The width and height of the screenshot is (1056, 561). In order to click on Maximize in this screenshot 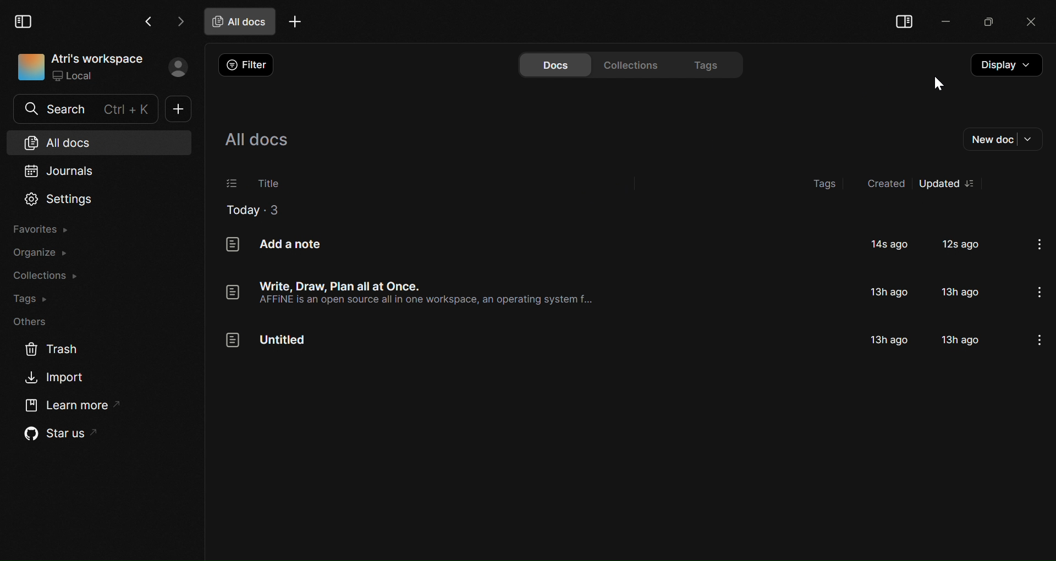, I will do `click(985, 23)`.